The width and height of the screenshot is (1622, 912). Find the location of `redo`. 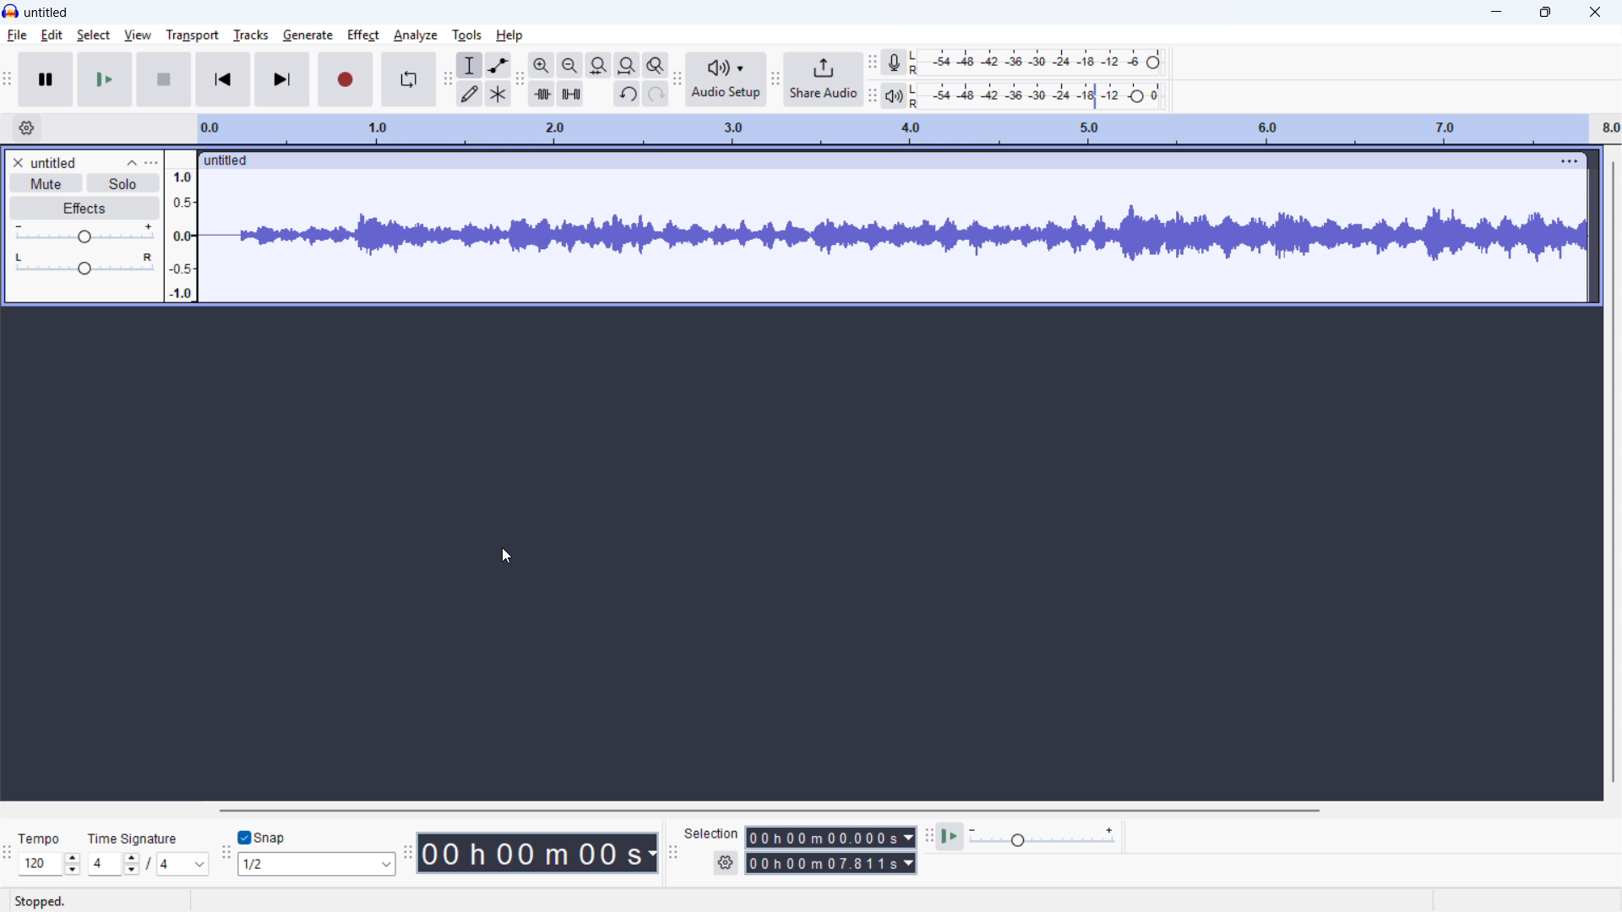

redo is located at coordinates (656, 95).